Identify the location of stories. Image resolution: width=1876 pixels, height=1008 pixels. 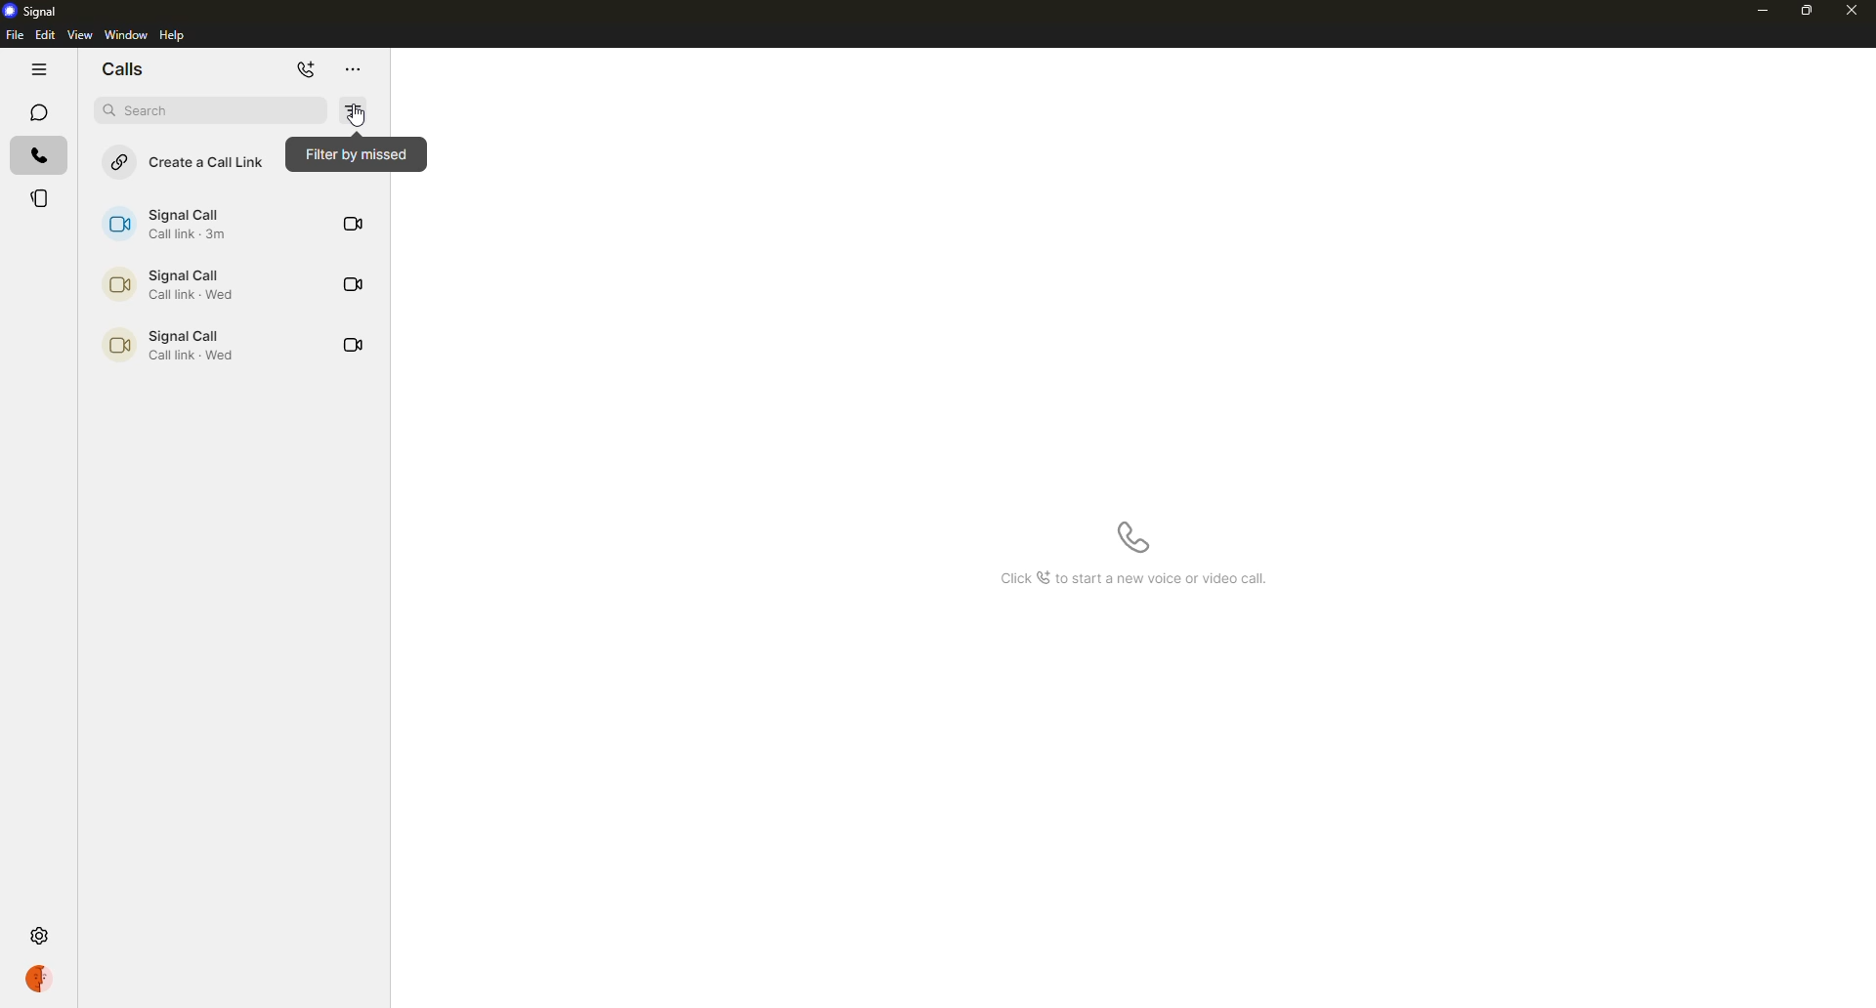
(39, 197).